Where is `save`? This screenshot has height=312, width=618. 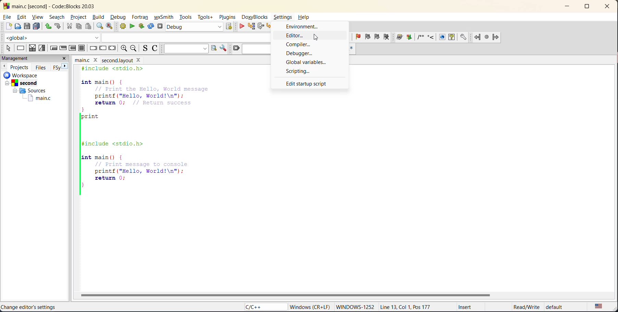 save is located at coordinates (27, 26).